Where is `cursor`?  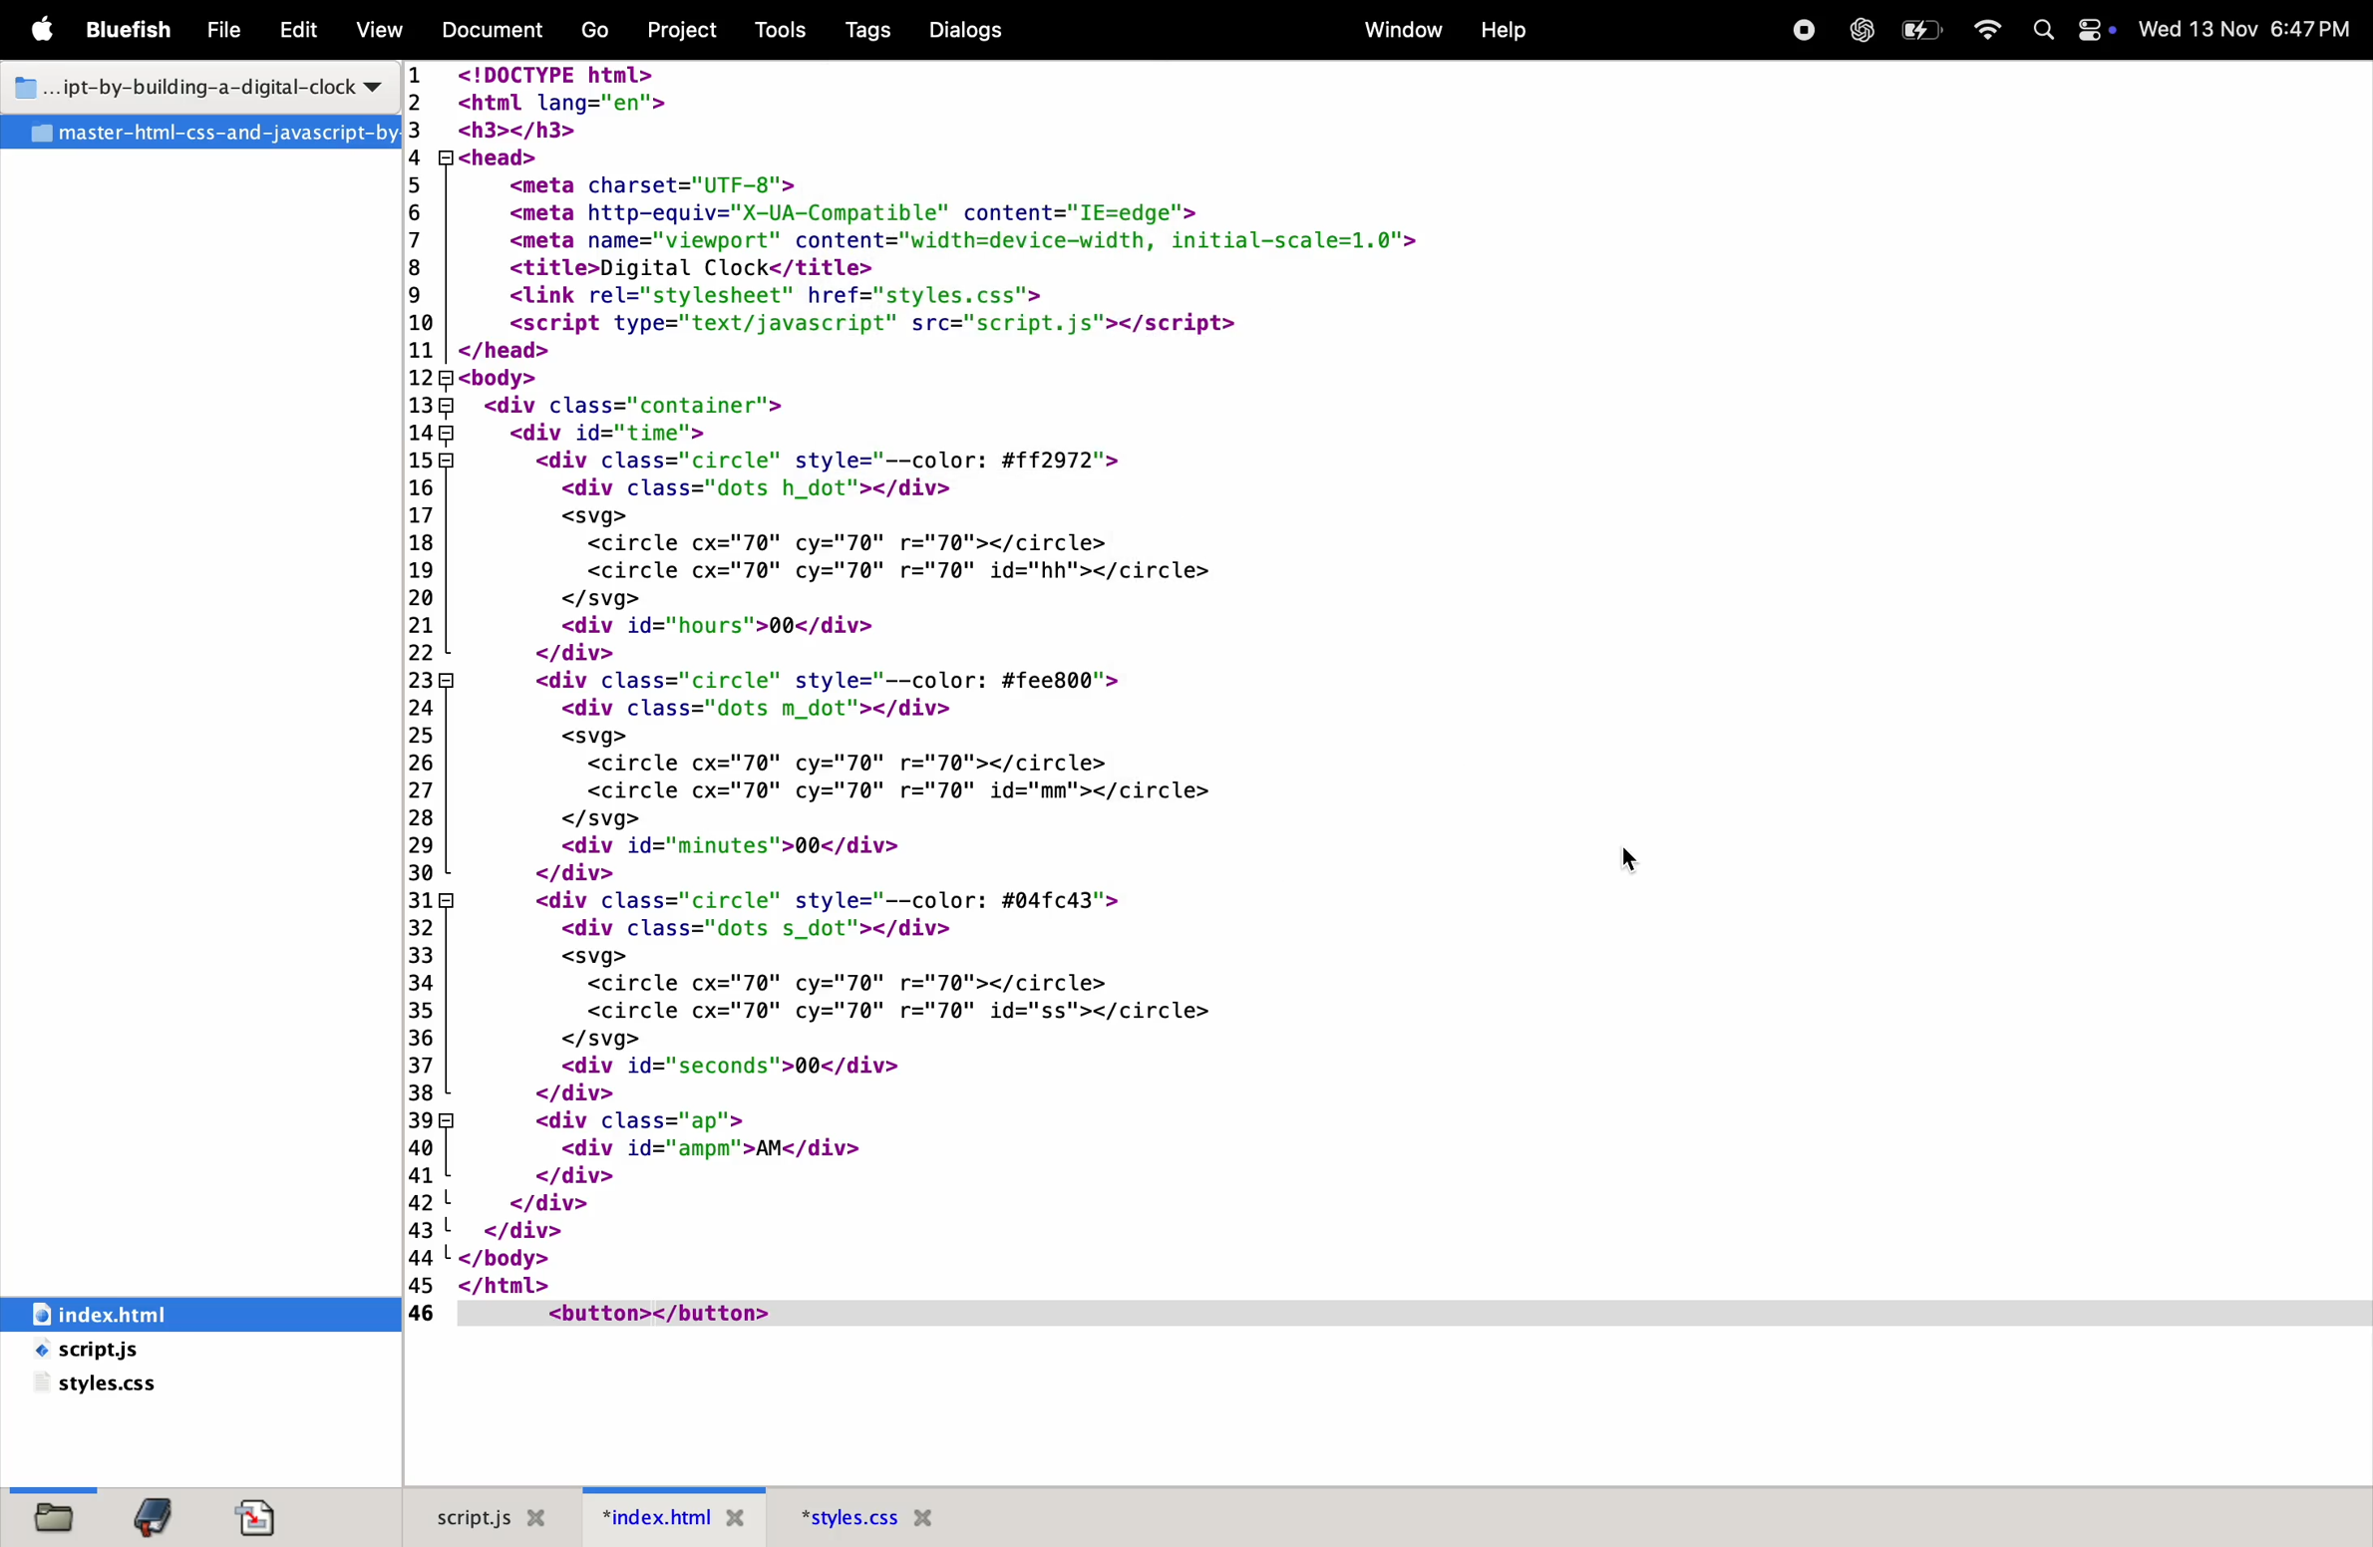 cursor is located at coordinates (1639, 862).